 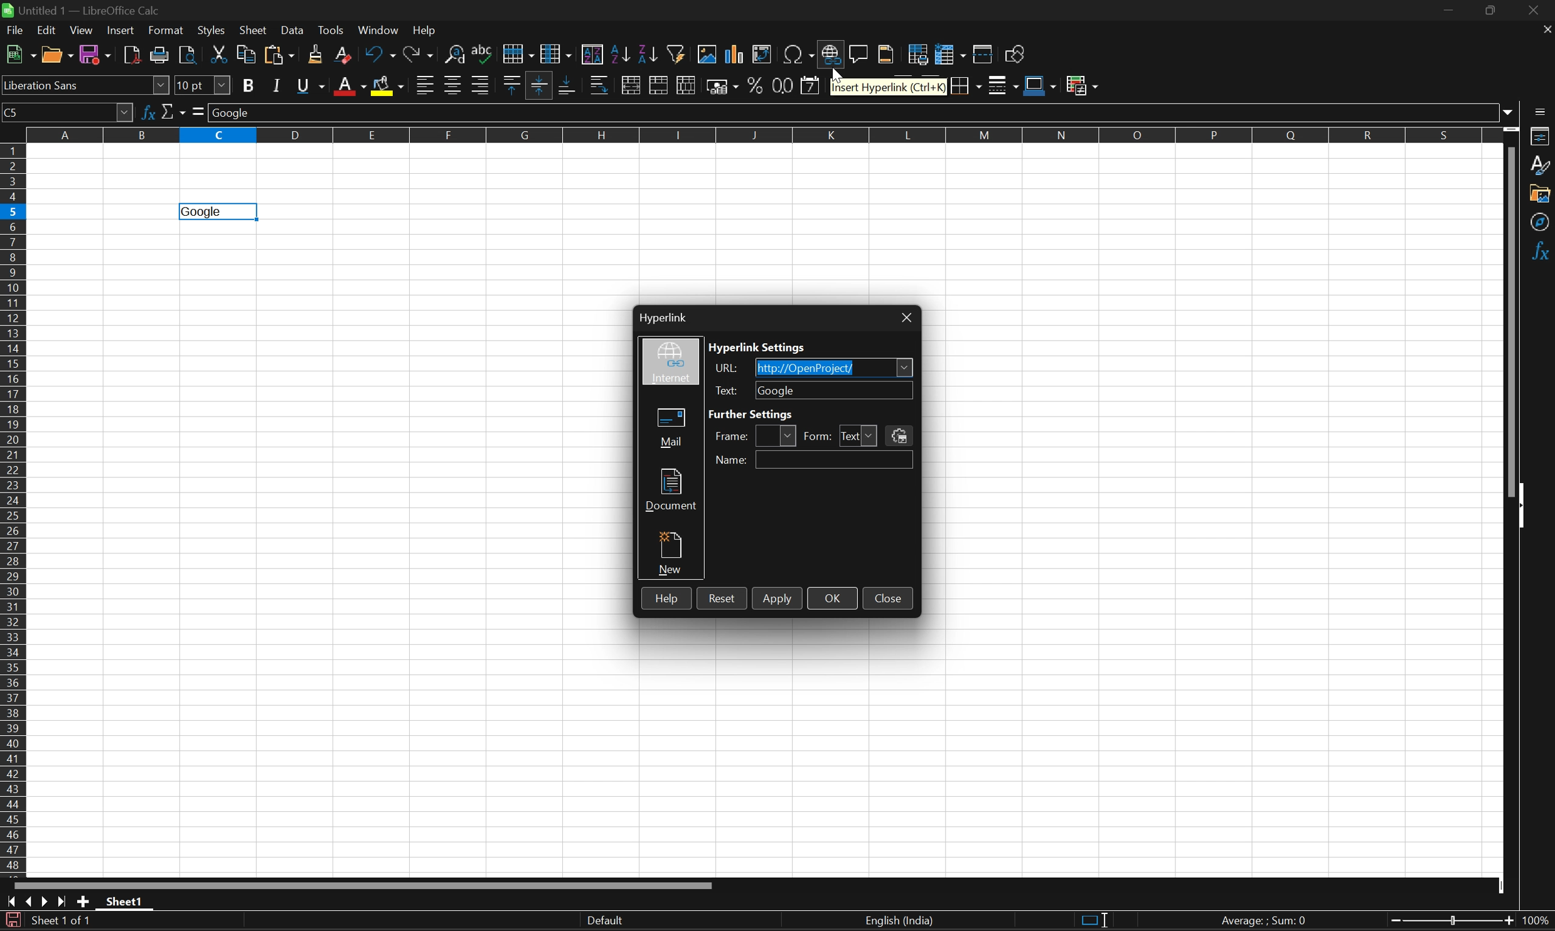 I want to click on Insert or edit pivot table, so click(x=762, y=53).